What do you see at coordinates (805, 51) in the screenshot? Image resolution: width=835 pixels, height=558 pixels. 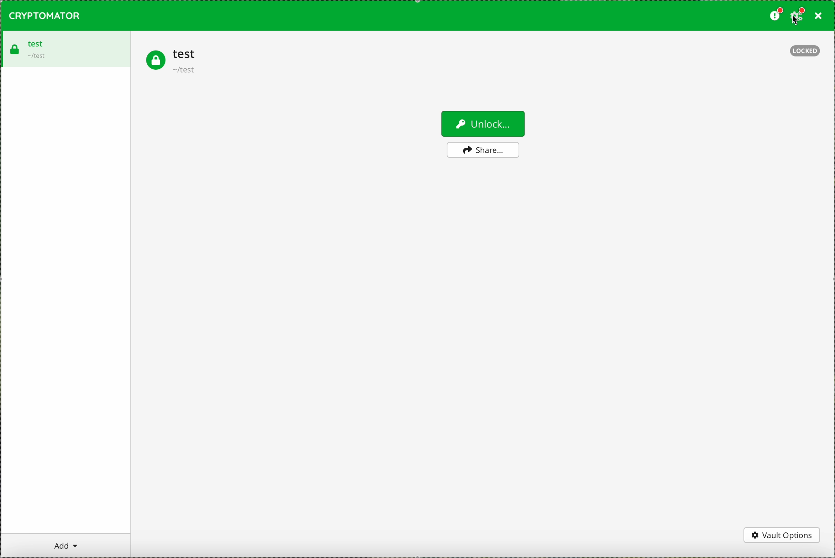 I see `locked` at bounding box center [805, 51].